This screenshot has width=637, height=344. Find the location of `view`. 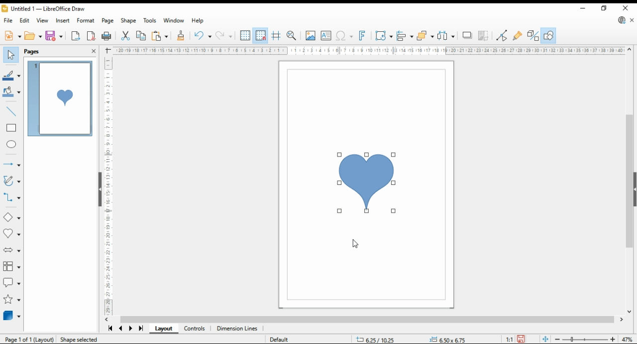

view is located at coordinates (43, 20).